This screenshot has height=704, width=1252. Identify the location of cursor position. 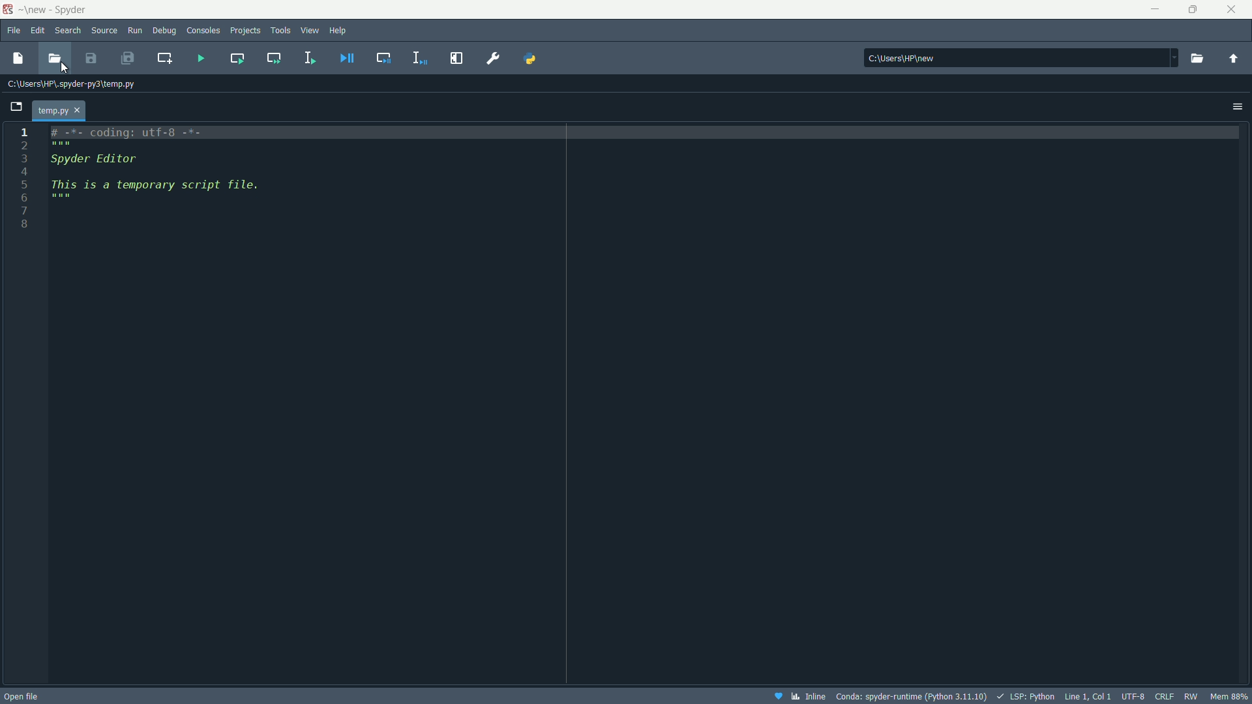
(1088, 696).